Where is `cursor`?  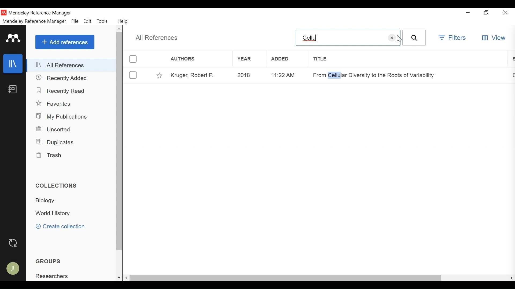 cursor is located at coordinates (393, 37).